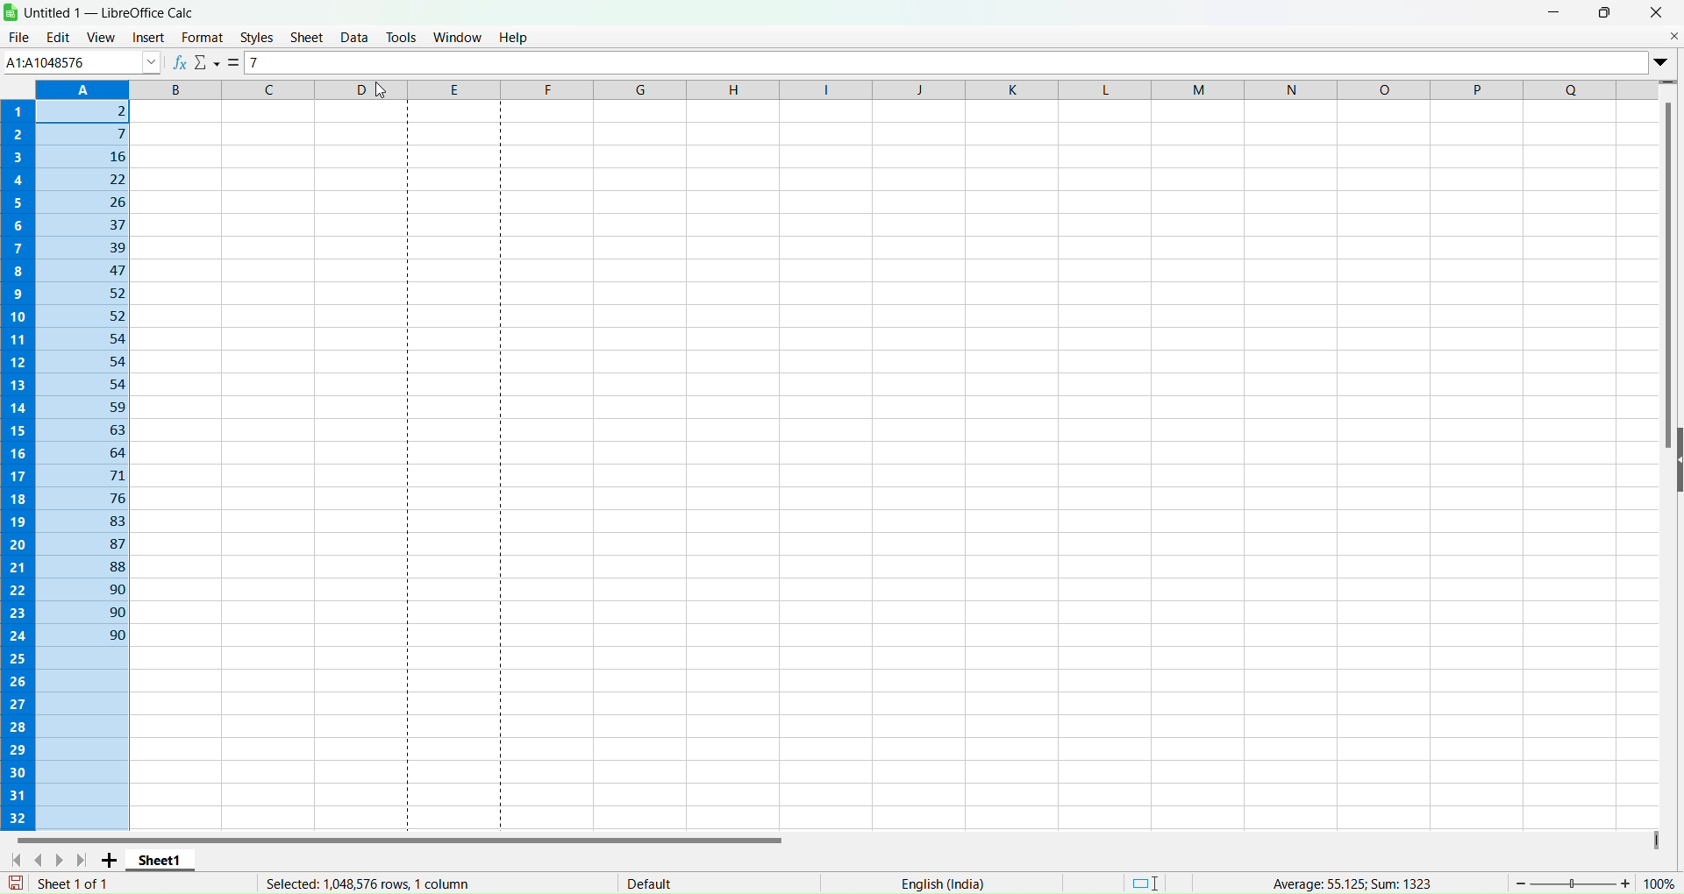 The width and height of the screenshot is (1684, 894). Describe the element at coordinates (146, 38) in the screenshot. I see `Insert` at that location.